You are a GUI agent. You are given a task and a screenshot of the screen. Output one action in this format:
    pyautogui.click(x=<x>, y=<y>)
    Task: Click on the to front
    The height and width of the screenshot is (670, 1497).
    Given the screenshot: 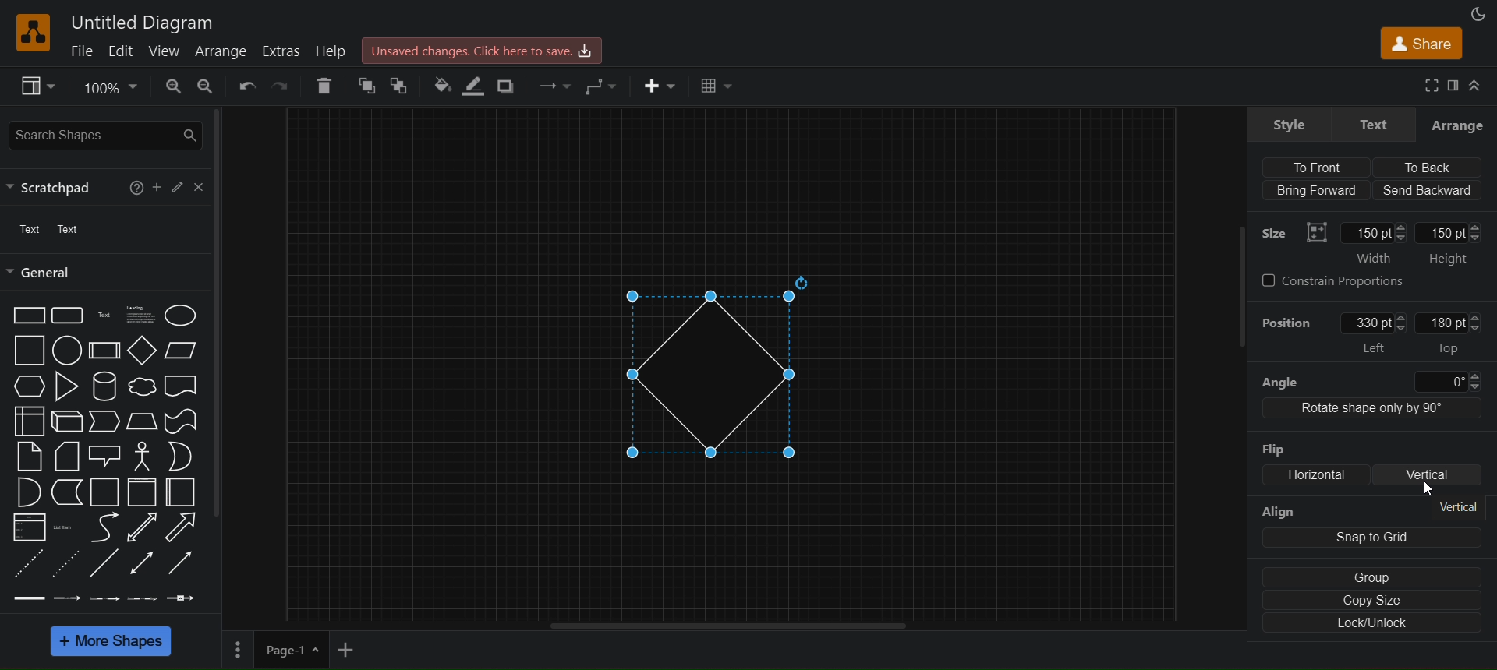 What is the action you would take?
    pyautogui.click(x=368, y=84)
    